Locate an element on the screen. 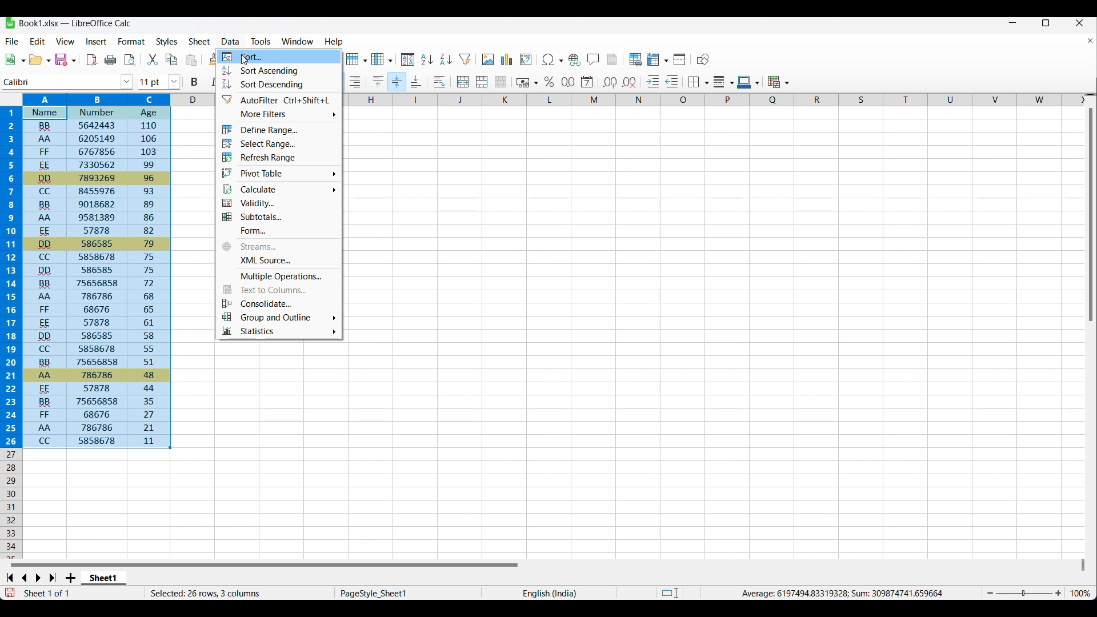 The height and width of the screenshot is (617, 1097). Horizontal slide bar is located at coordinates (265, 564).